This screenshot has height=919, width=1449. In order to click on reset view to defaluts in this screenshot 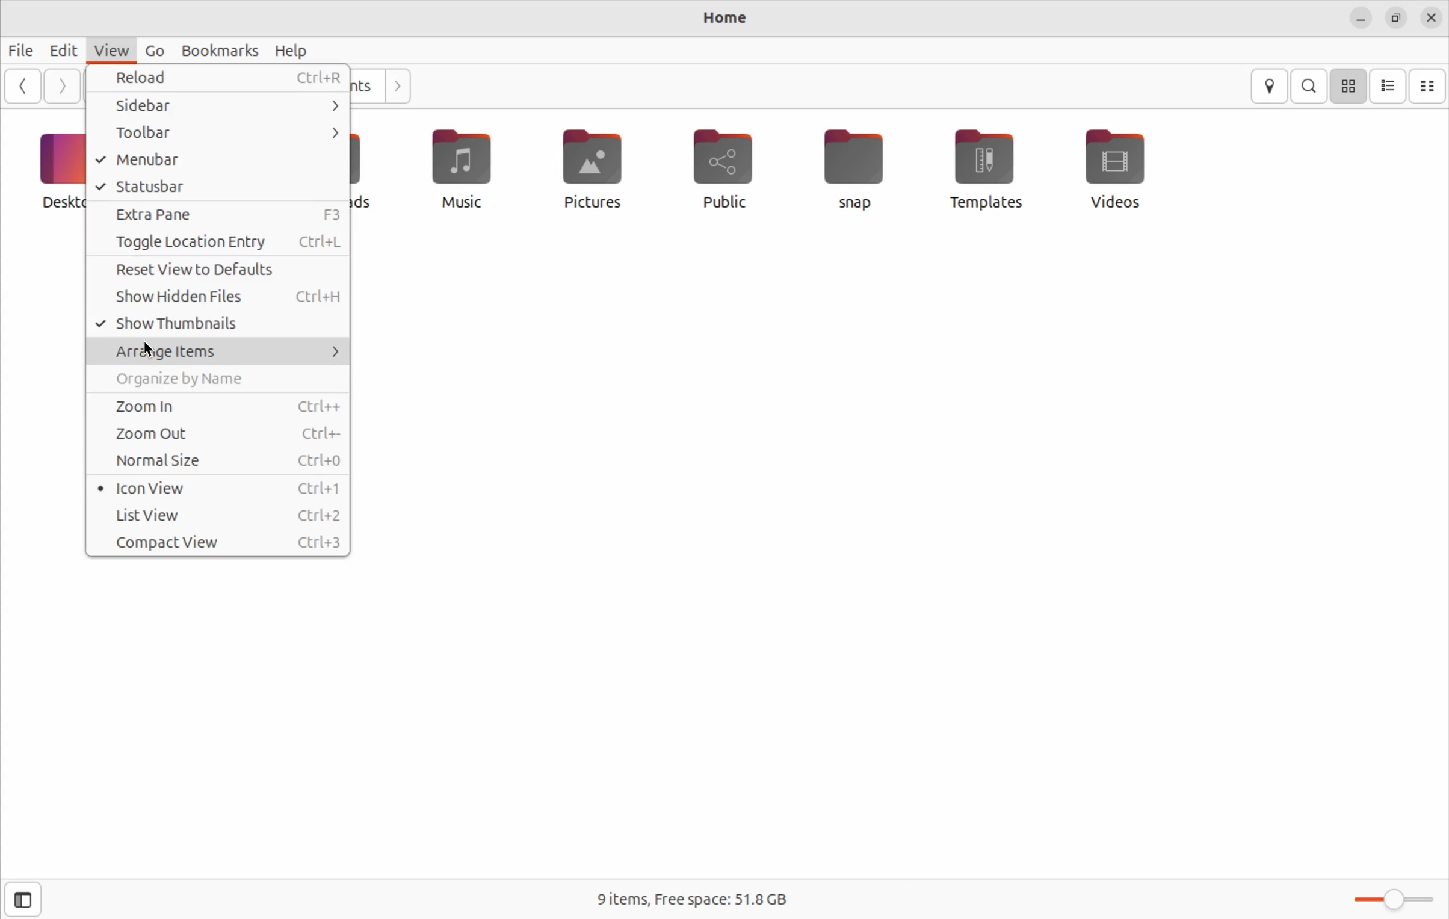, I will do `click(218, 270)`.